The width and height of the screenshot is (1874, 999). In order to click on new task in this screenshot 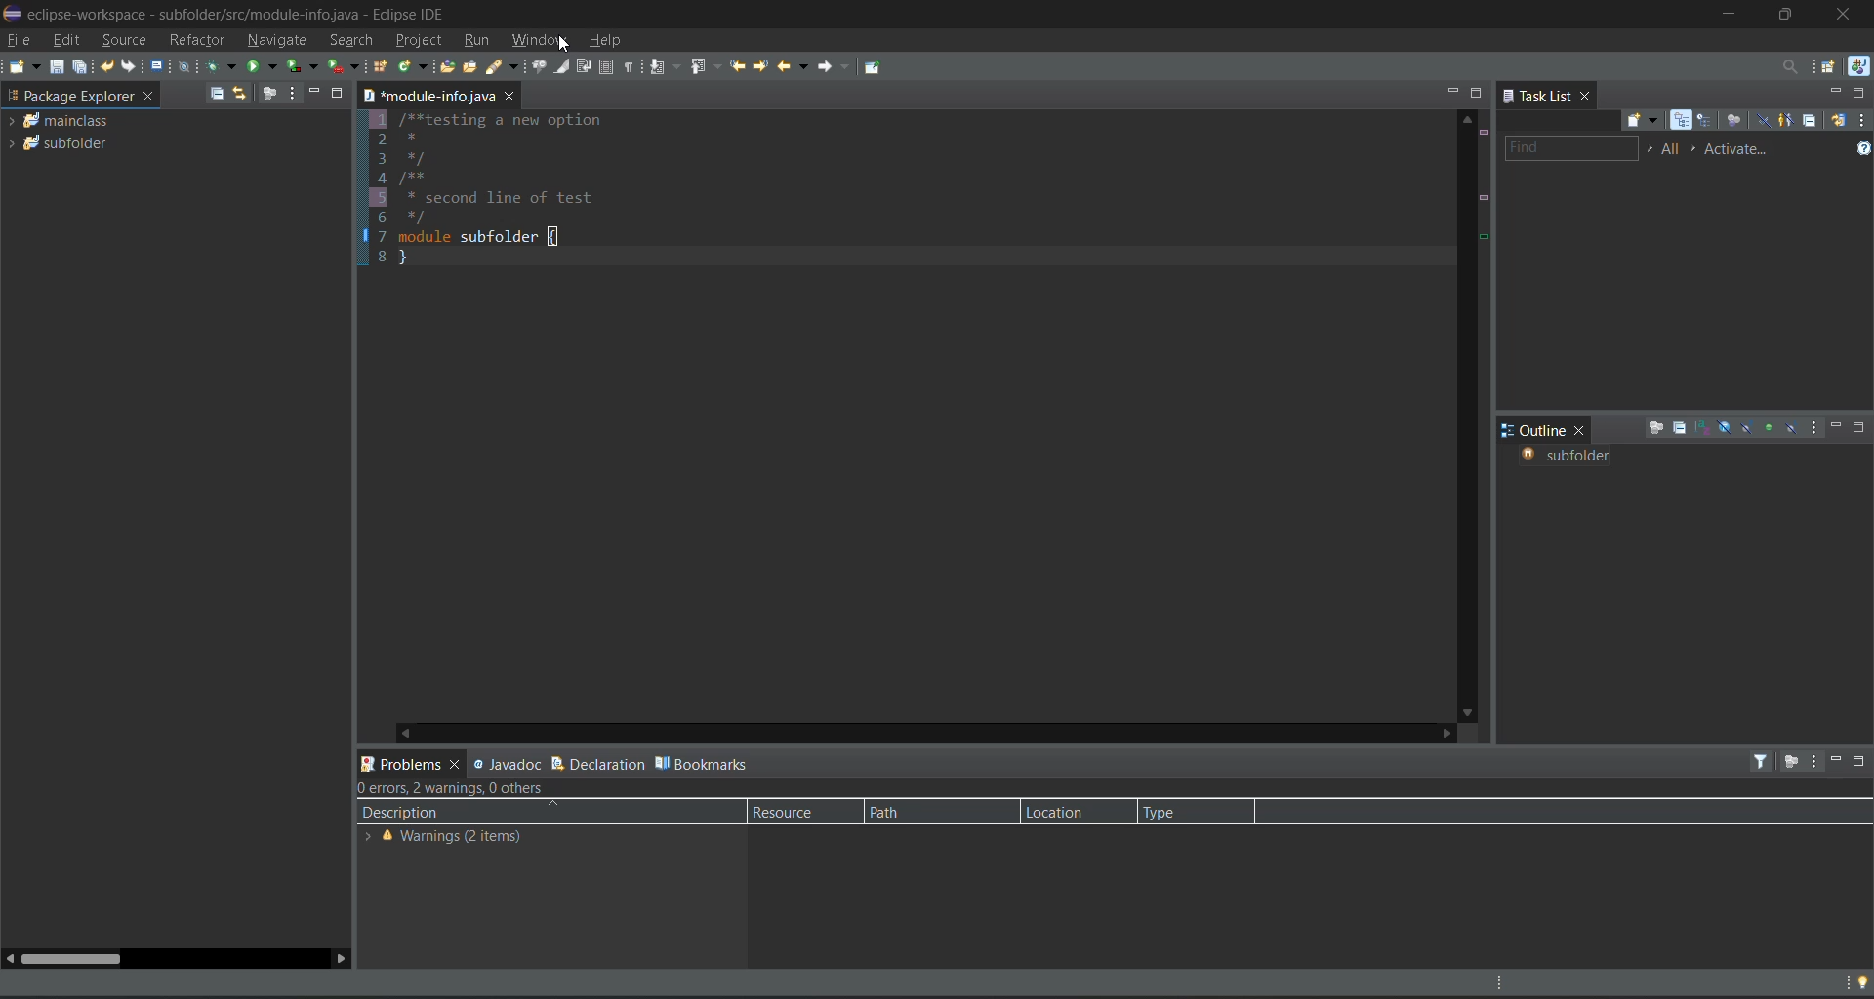, I will do `click(1649, 120)`.